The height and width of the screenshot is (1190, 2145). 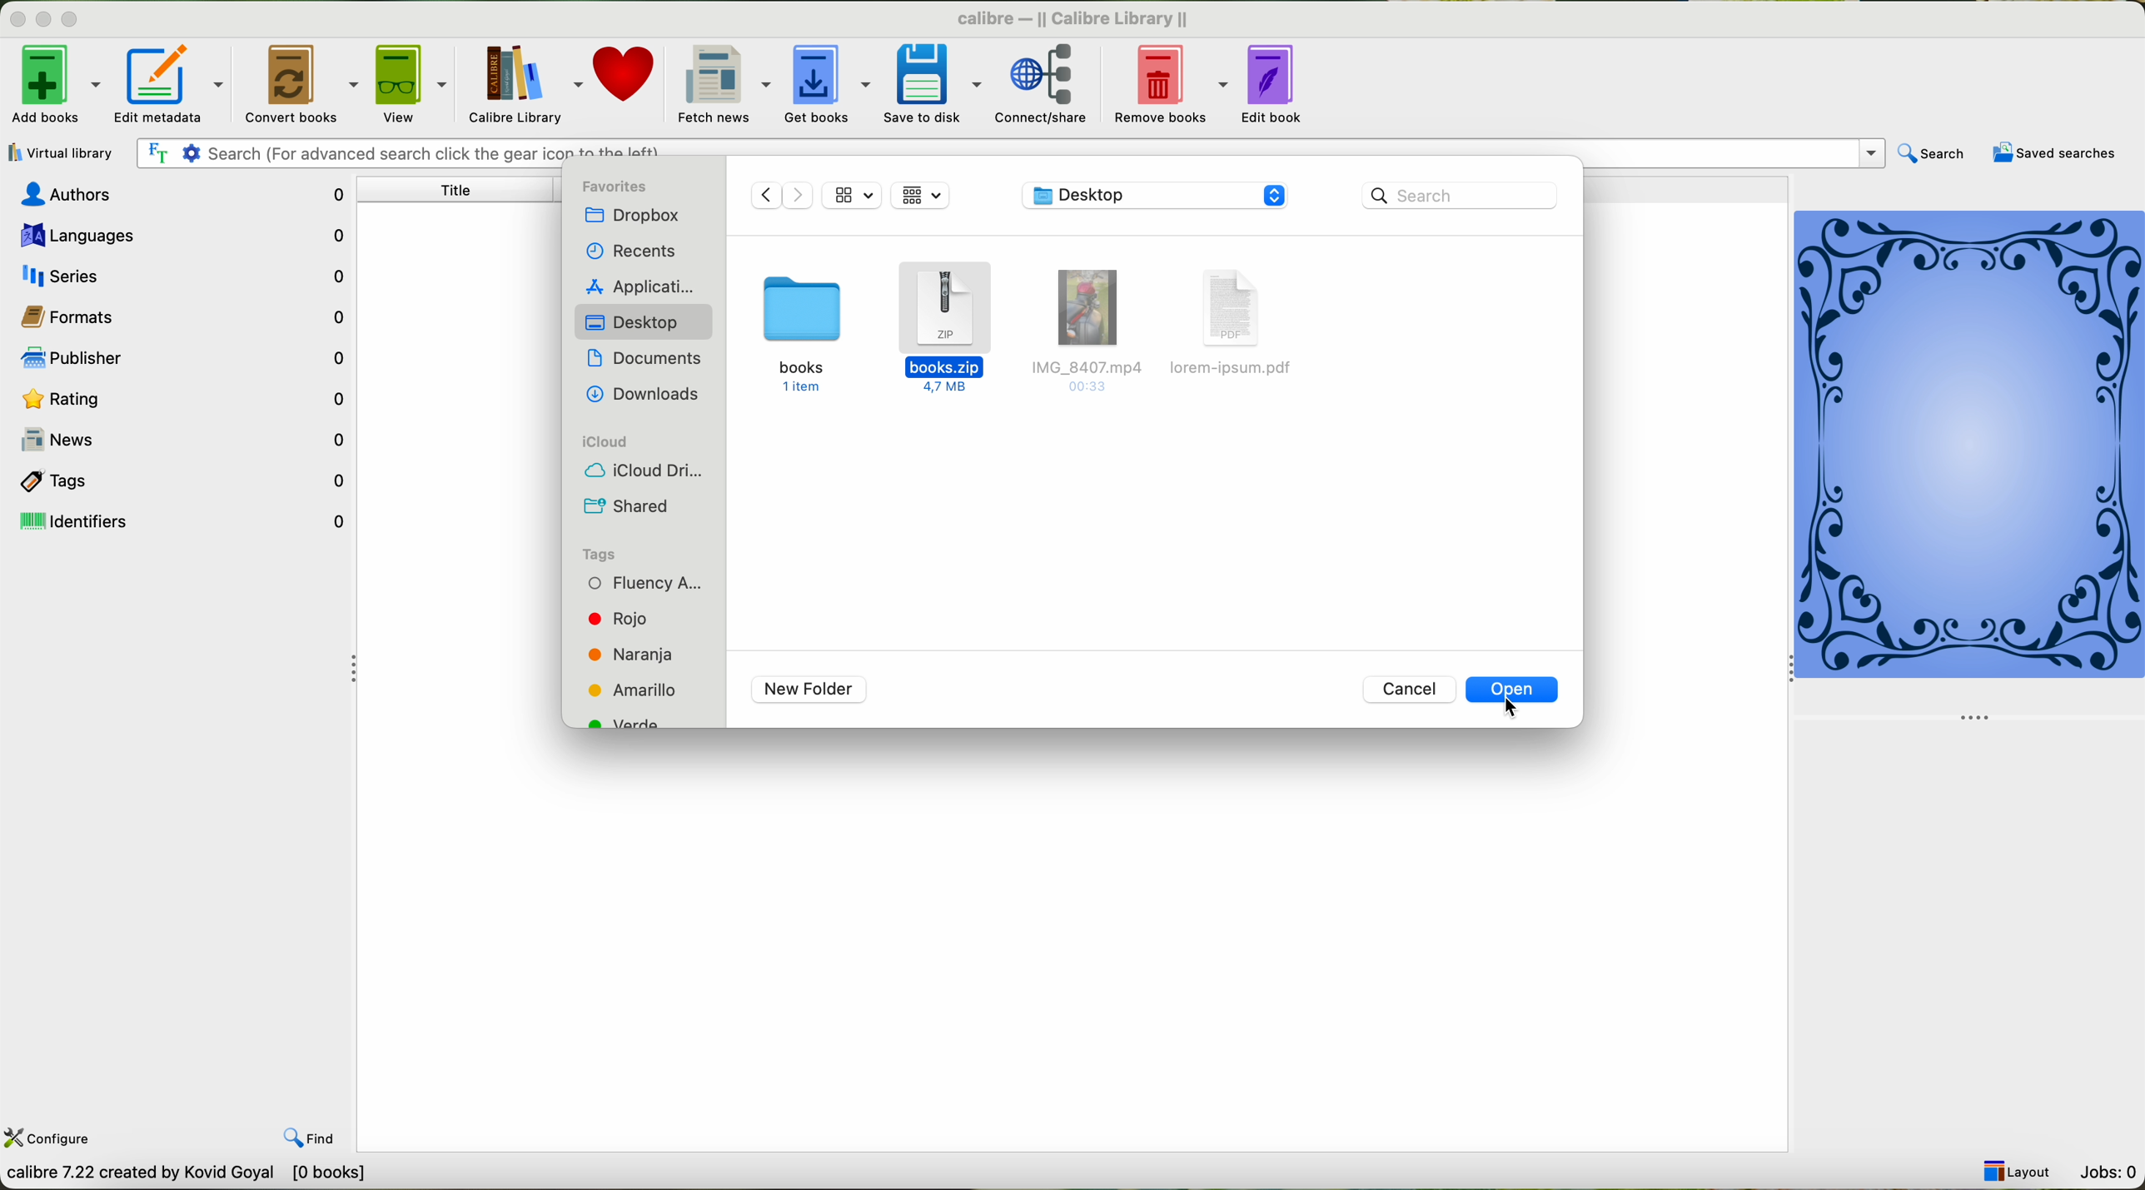 I want to click on saved searches, so click(x=2055, y=155).